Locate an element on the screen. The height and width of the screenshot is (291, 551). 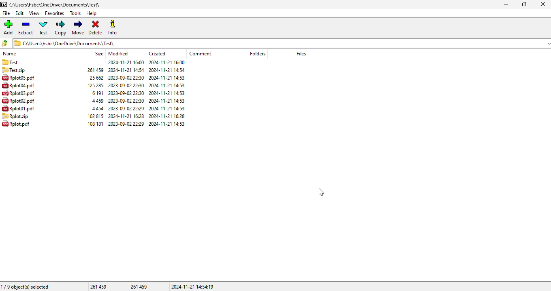
current folder is located at coordinates (281, 43).